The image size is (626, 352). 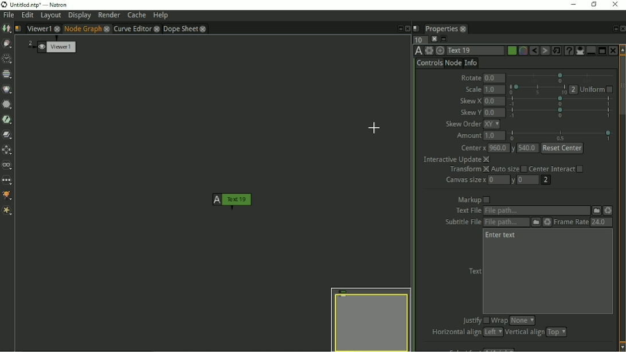 What do you see at coordinates (8, 89) in the screenshot?
I see `Color` at bounding box center [8, 89].